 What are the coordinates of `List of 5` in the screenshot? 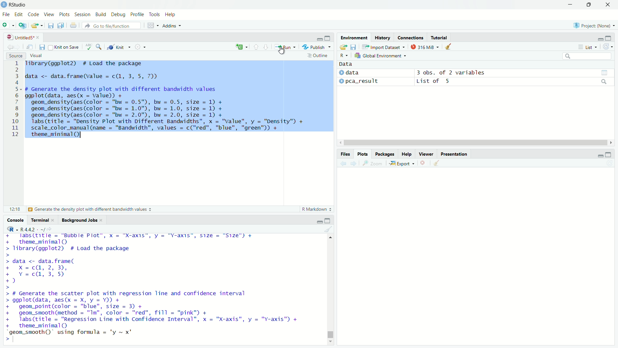 It's located at (434, 82).